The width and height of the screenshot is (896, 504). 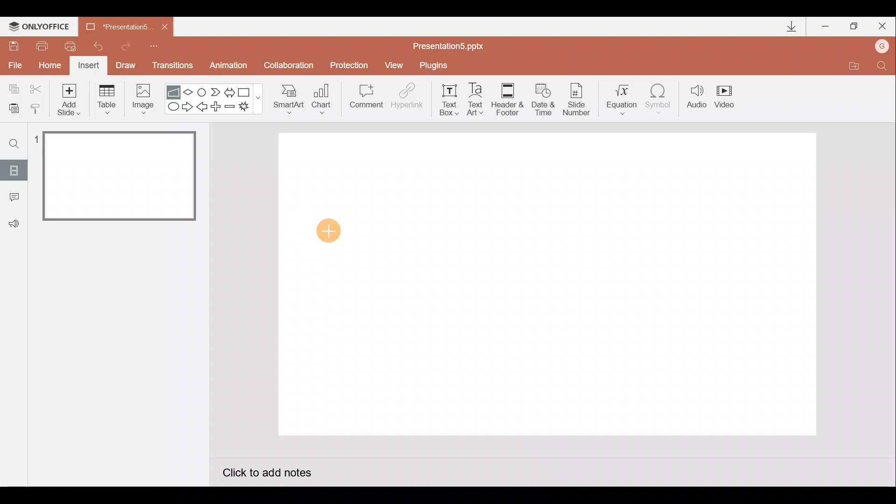 What do you see at coordinates (14, 170) in the screenshot?
I see `Slides` at bounding box center [14, 170].